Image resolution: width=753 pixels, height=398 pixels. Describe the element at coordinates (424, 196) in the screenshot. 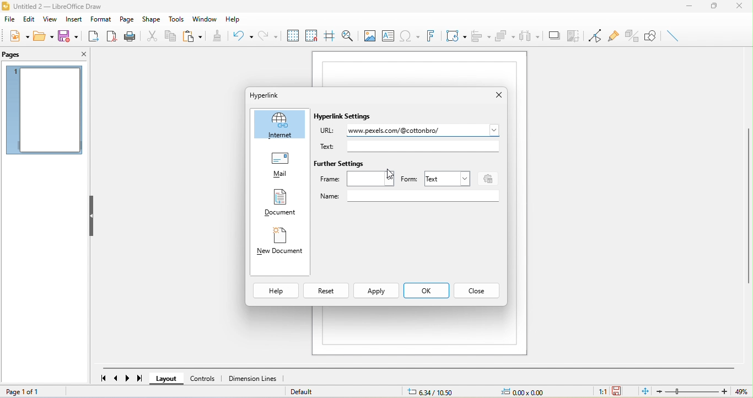

I see `Text box` at that location.